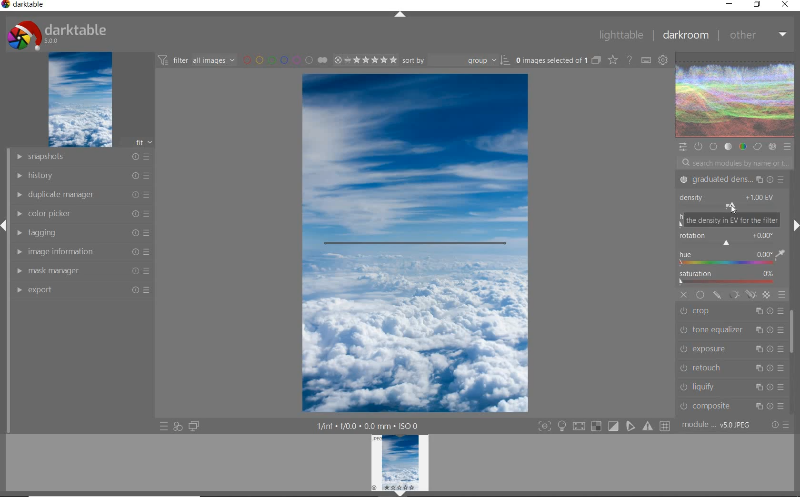  Describe the element at coordinates (612, 61) in the screenshot. I see `CHANGE TYPE OF OVERLAY` at that location.